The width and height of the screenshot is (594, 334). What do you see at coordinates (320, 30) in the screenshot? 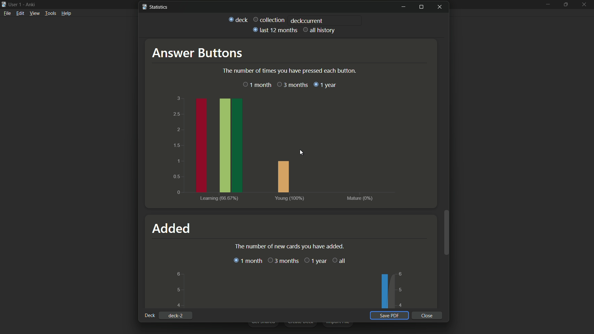
I see `All history` at bounding box center [320, 30].